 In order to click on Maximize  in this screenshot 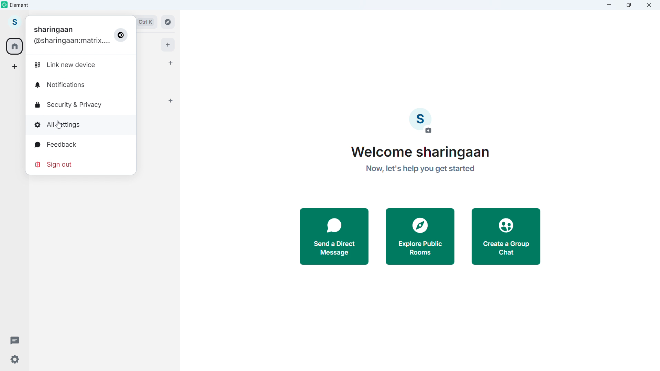, I will do `click(629, 5)`.